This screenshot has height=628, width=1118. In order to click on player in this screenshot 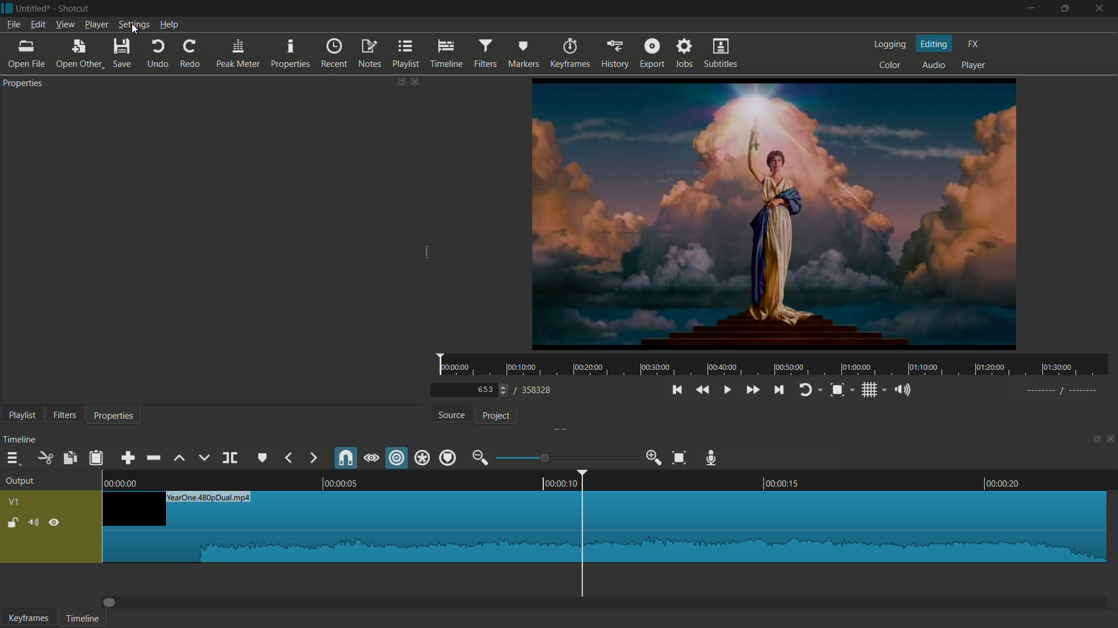, I will do `click(973, 65)`.